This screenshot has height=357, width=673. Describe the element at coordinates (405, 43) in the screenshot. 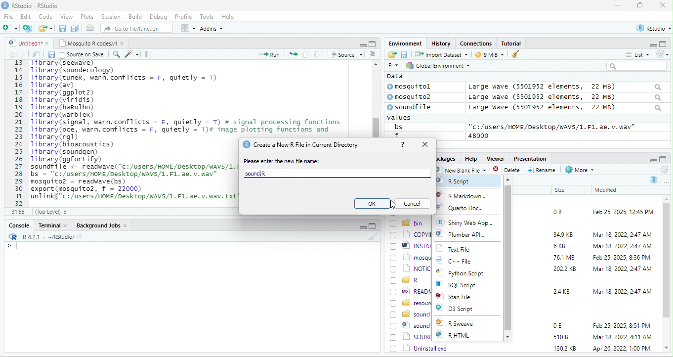

I see `Environment` at that location.